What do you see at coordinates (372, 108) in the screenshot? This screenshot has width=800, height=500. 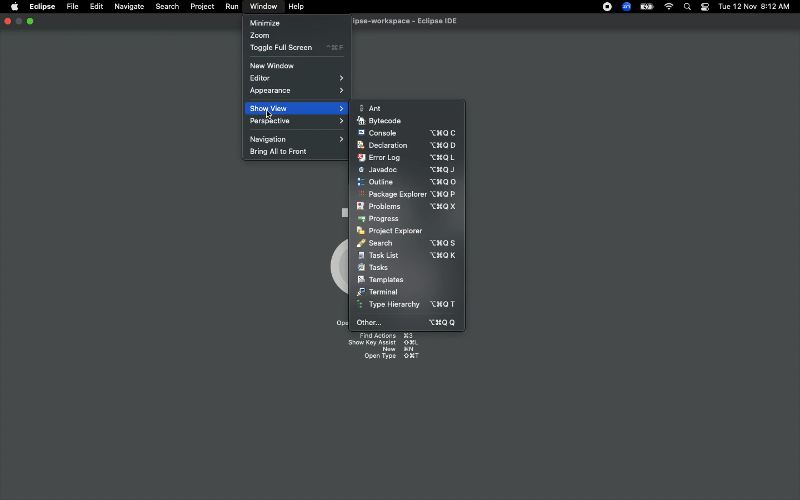 I see `Ant` at bounding box center [372, 108].